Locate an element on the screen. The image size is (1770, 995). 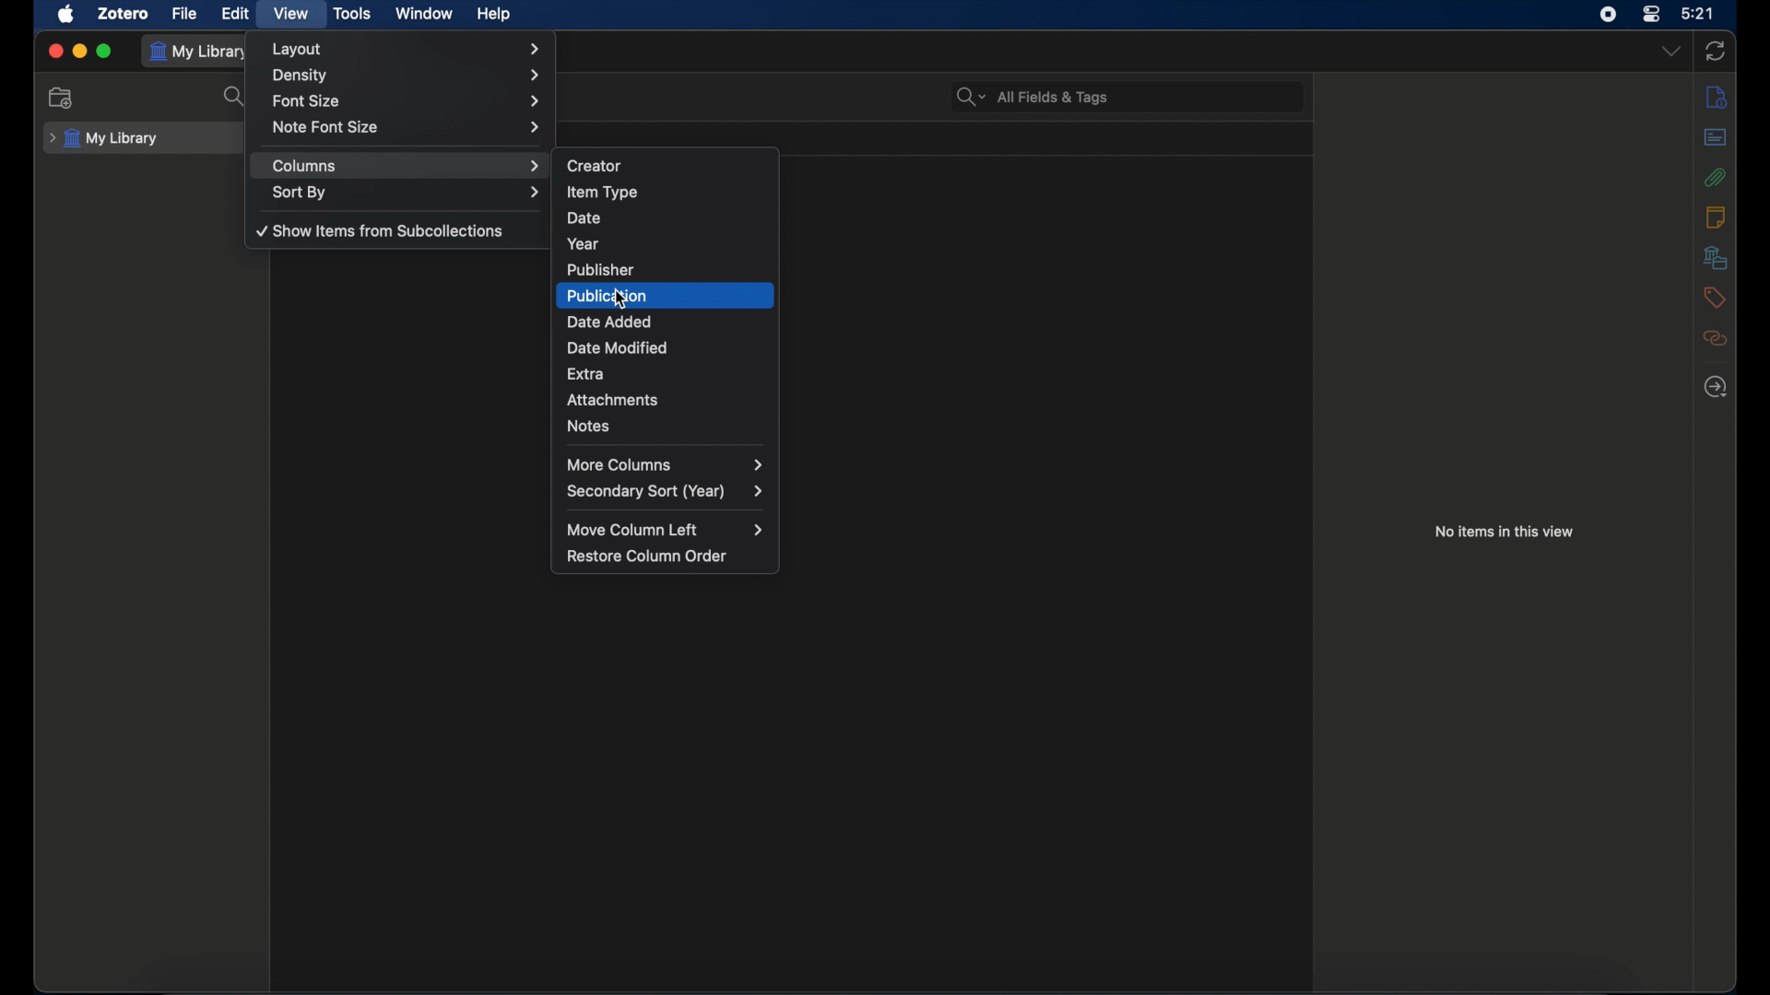
help is located at coordinates (494, 14).